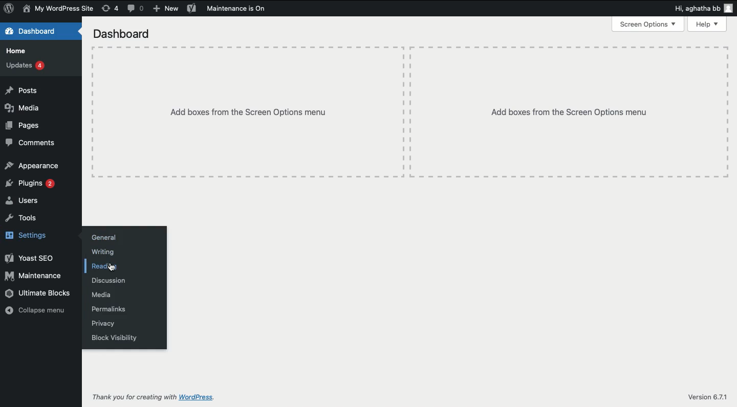 The width and height of the screenshot is (737, 407). What do you see at coordinates (114, 337) in the screenshot?
I see `block visibility ` at bounding box center [114, 337].